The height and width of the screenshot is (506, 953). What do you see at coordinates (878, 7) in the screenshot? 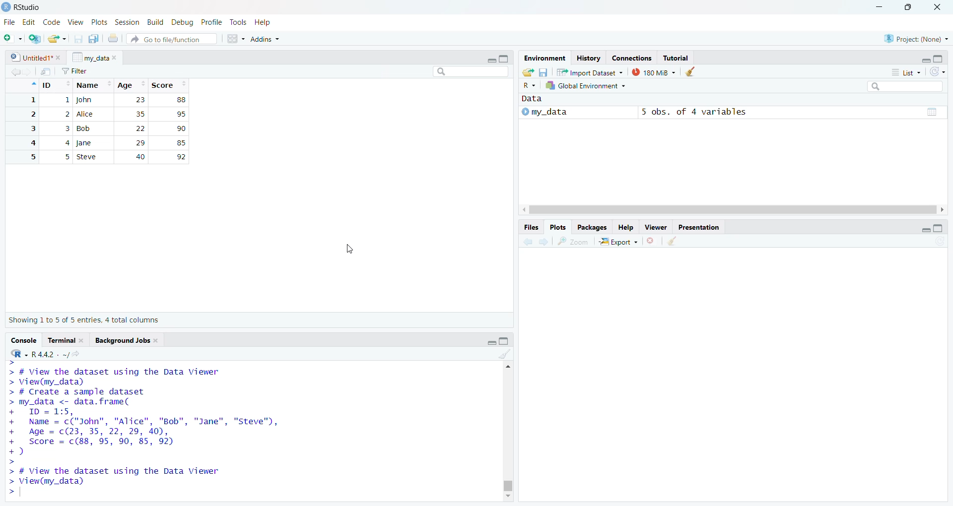
I see `Minimize` at bounding box center [878, 7].